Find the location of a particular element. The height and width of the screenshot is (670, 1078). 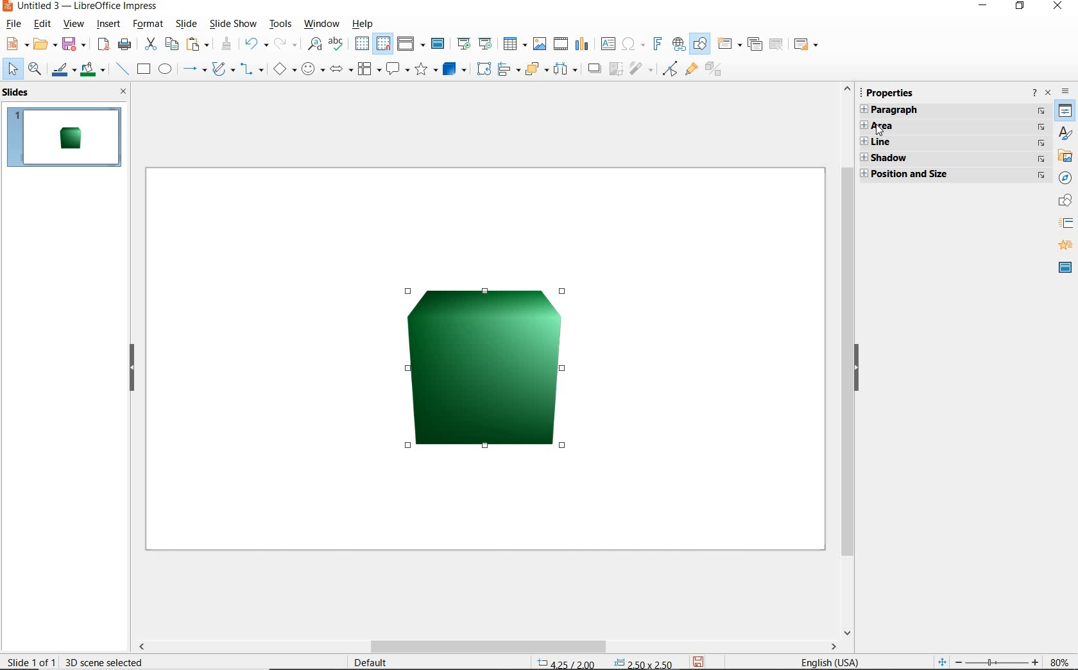

ARRANGE is located at coordinates (536, 69).